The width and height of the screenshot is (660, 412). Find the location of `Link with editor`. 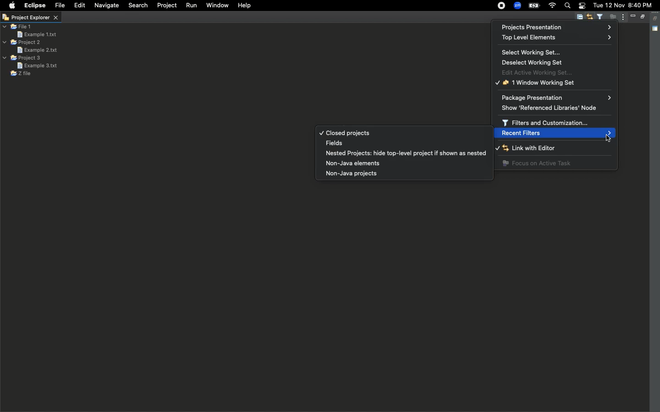

Link with editor is located at coordinates (591, 17).